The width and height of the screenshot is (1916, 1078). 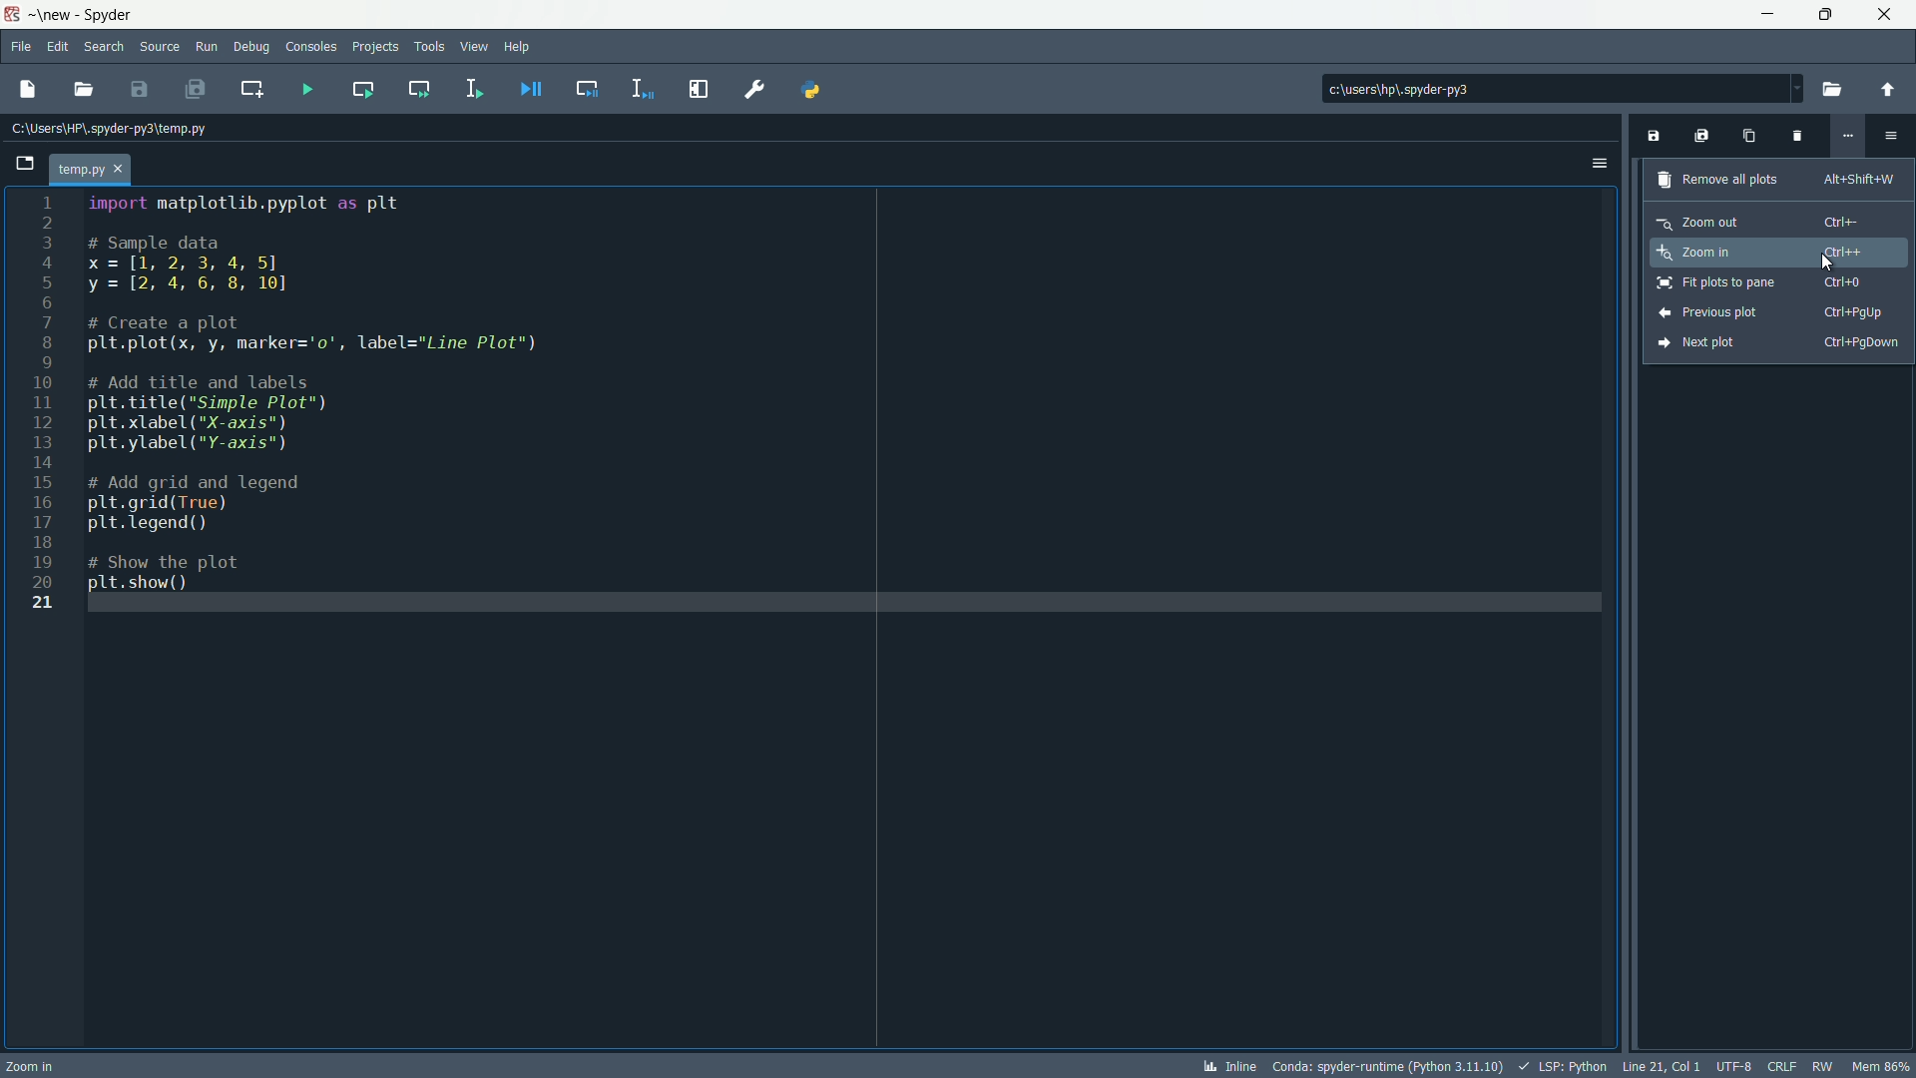 What do you see at coordinates (416, 90) in the screenshot?
I see `run current cell and go to the next one` at bounding box center [416, 90].